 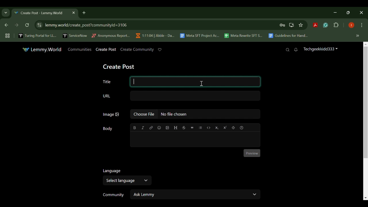 I want to click on Meta SFT Project Ac..., so click(x=199, y=36).